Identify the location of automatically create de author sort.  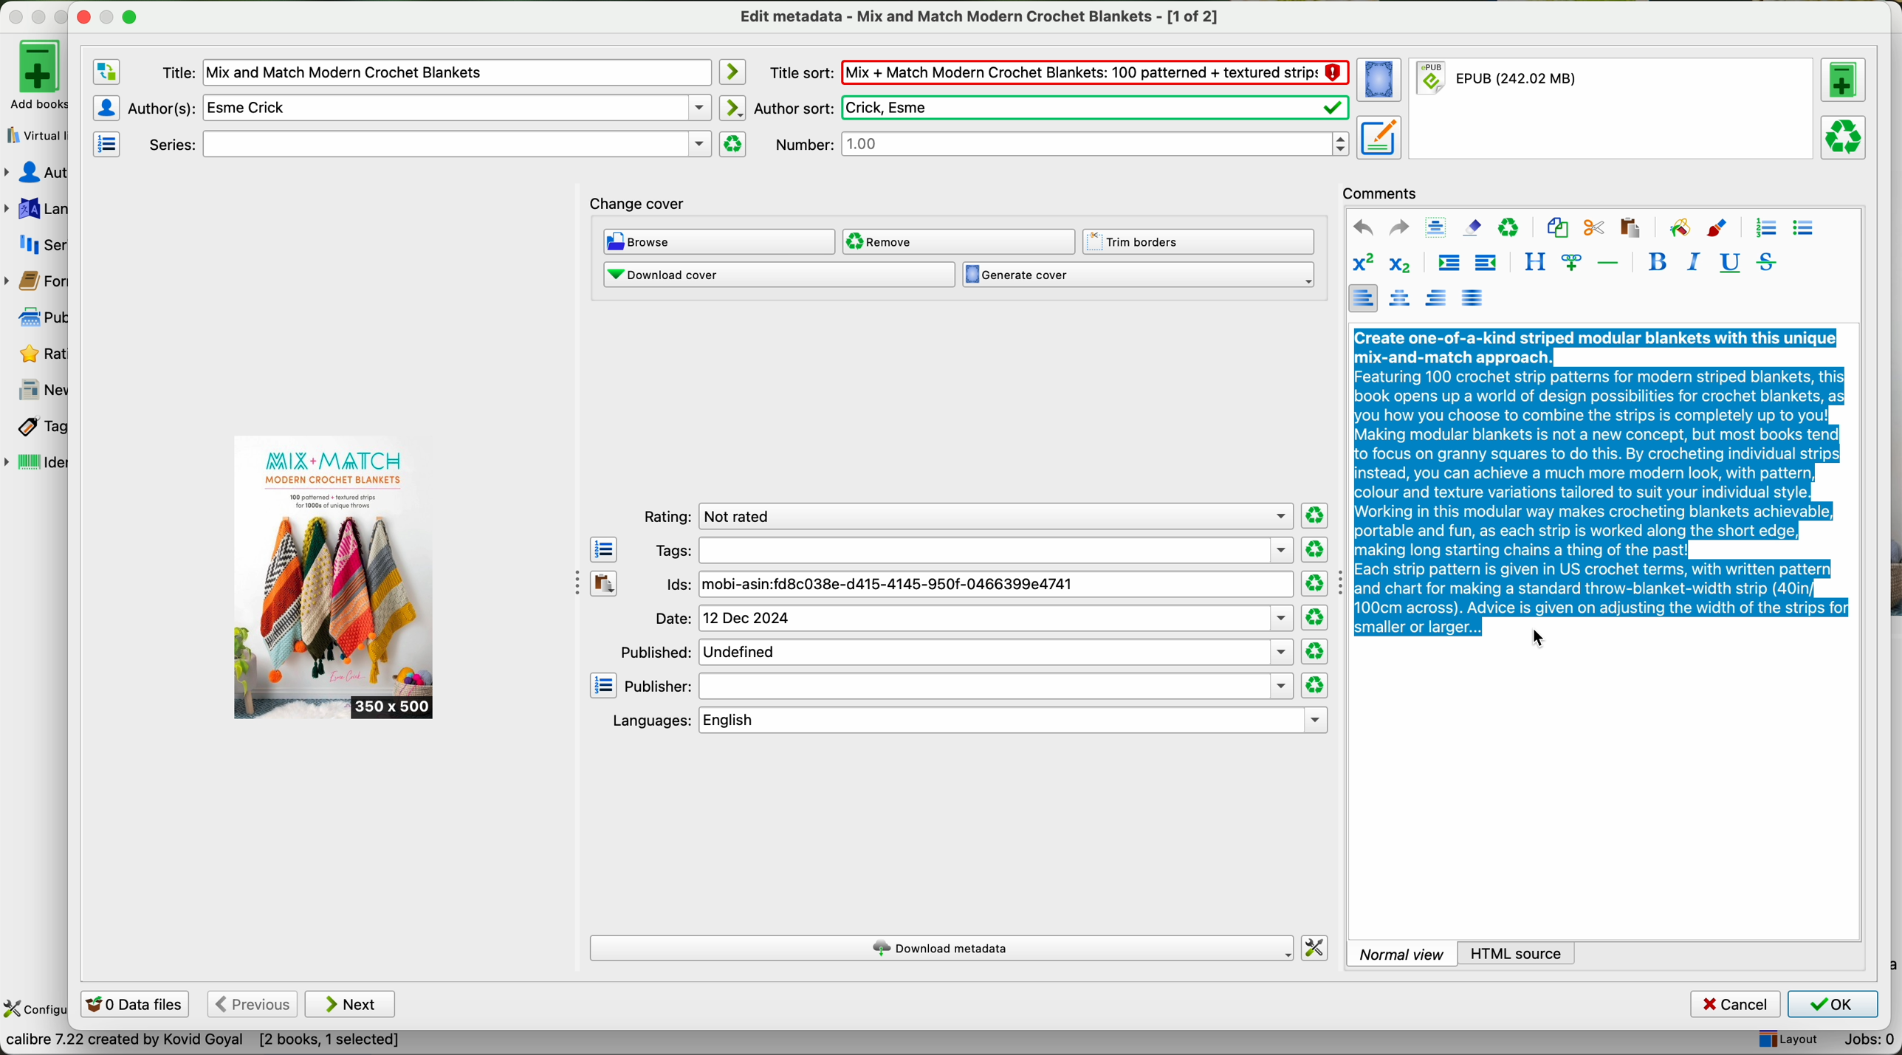
(731, 107).